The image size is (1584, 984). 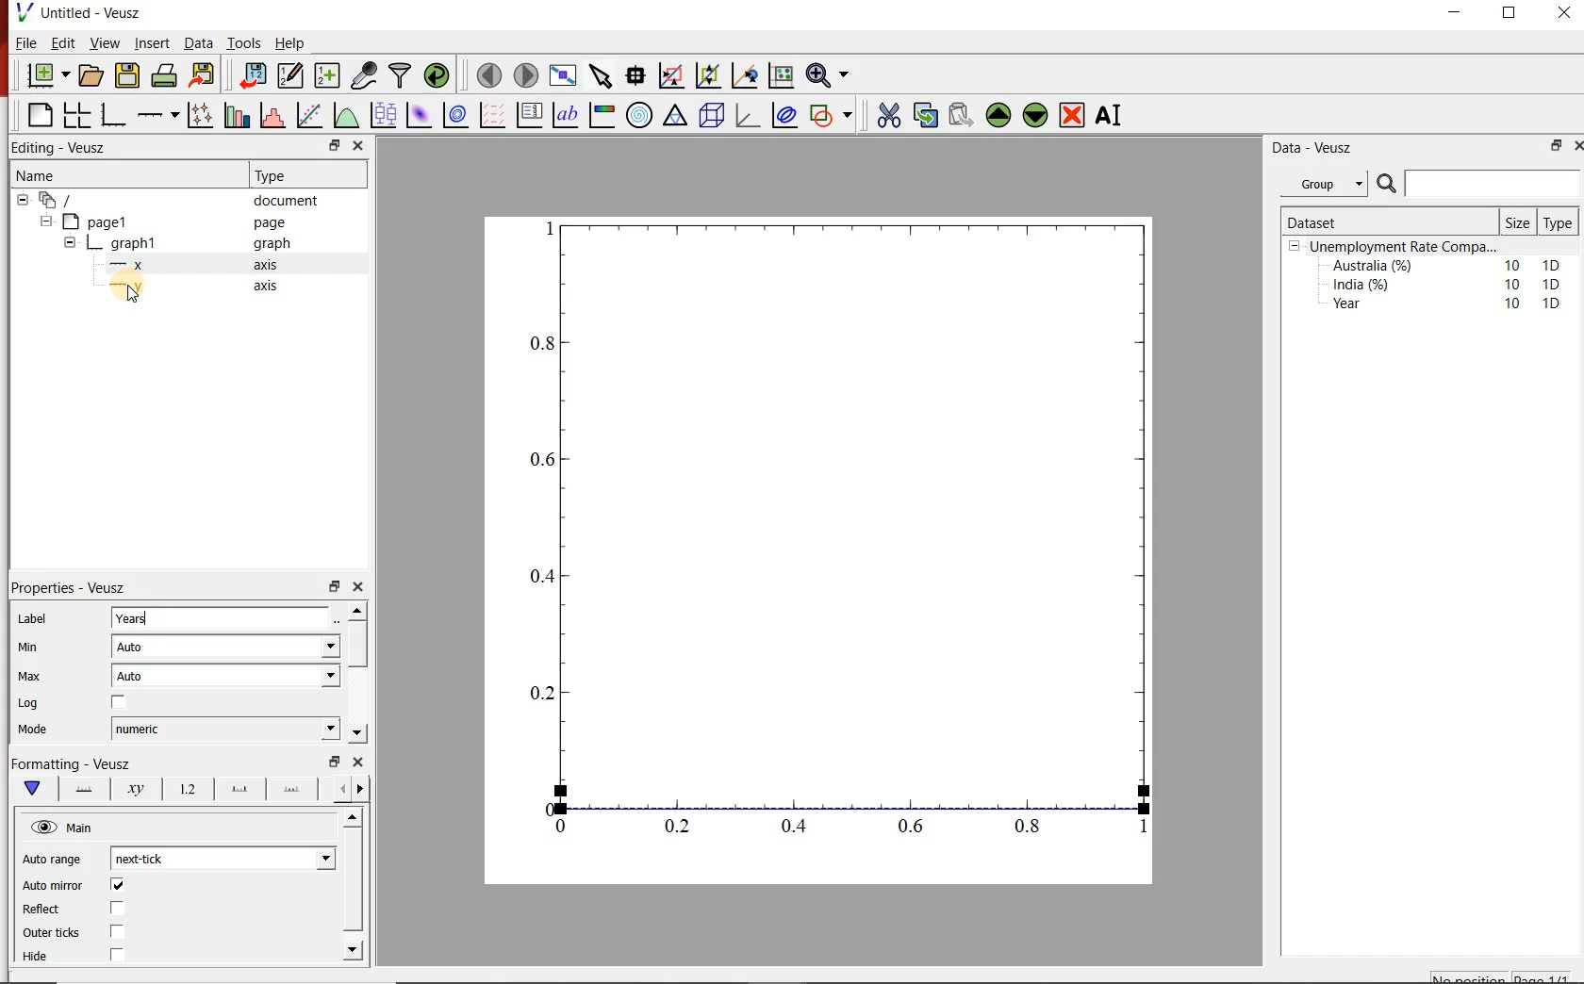 What do you see at coordinates (355, 817) in the screenshot?
I see `move up` at bounding box center [355, 817].